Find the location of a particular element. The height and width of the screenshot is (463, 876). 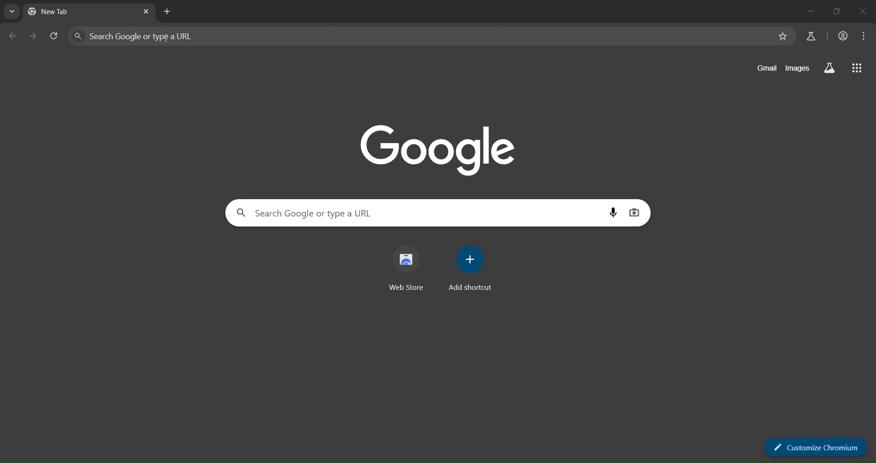

cursor is located at coordinates (167, 39).